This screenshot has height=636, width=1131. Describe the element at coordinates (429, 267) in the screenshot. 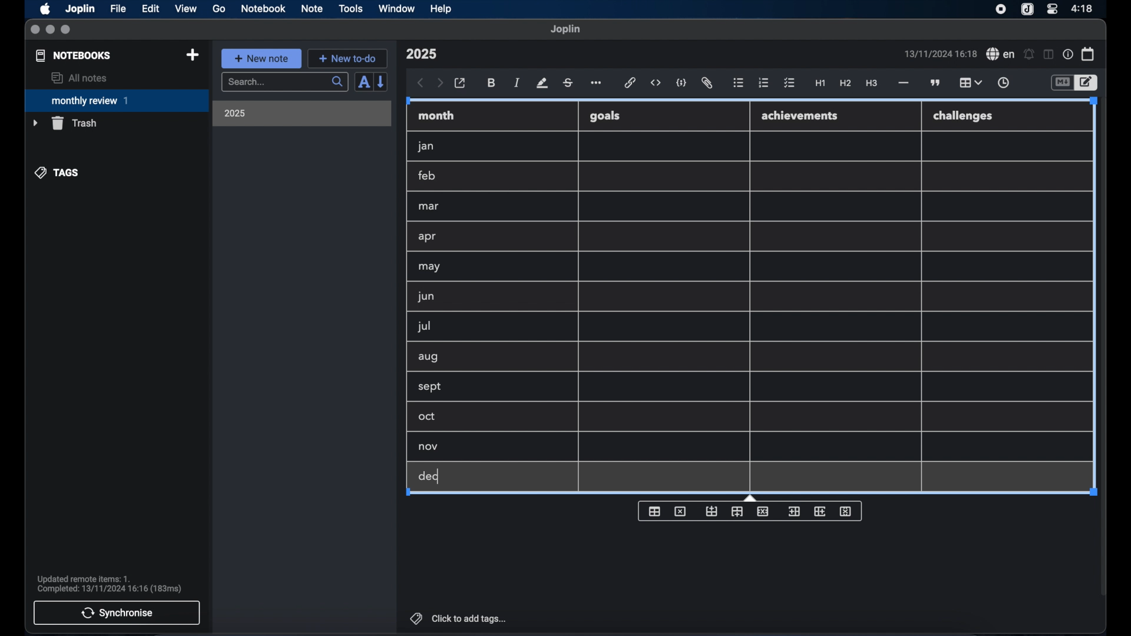

I see `may` at that location.